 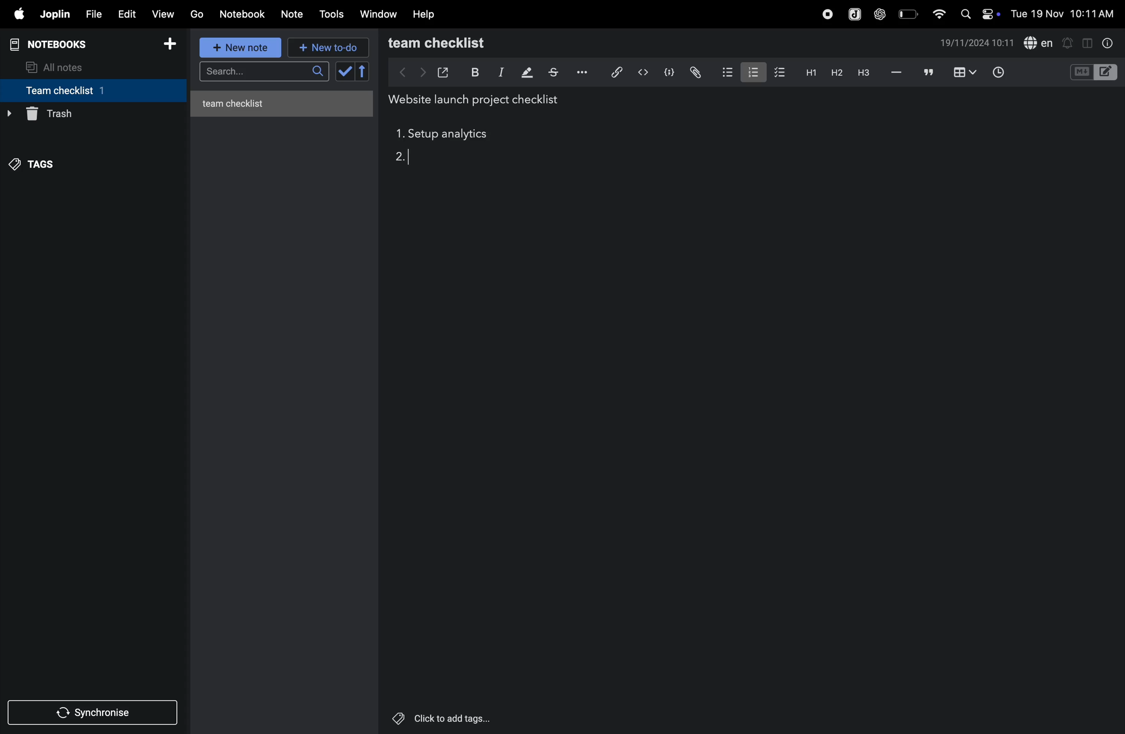 I want to click on help, so click(x=426, y=14).